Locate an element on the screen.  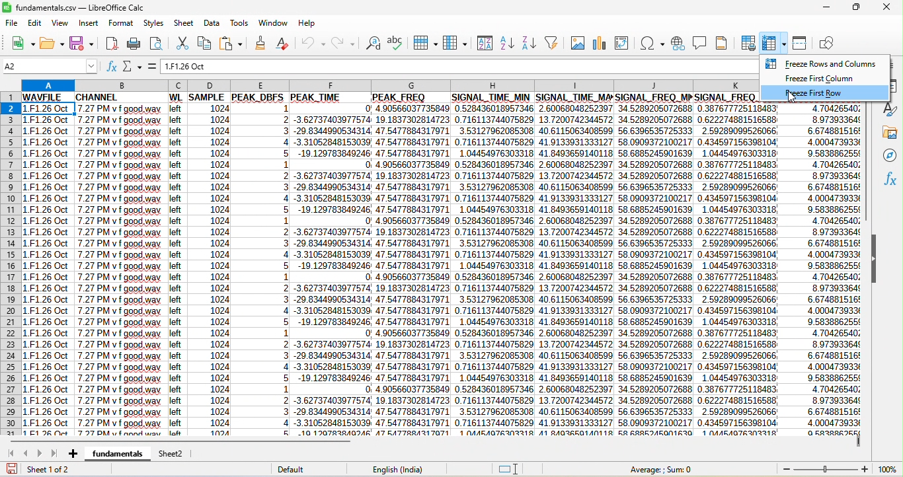
sort ascending is located at coordinates (508, 44).